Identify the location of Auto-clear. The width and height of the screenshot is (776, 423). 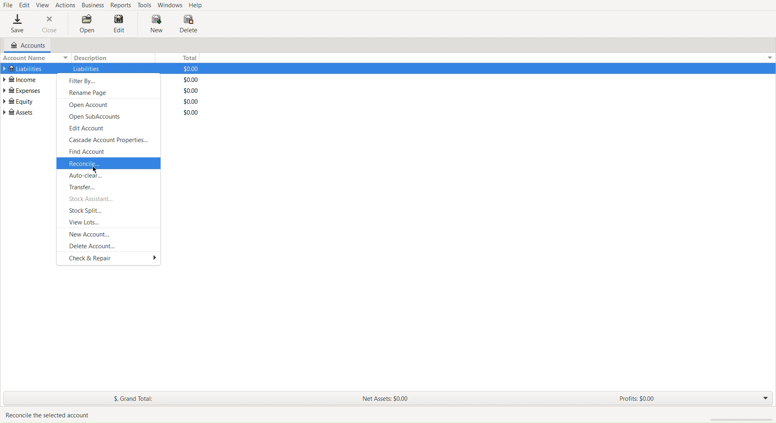
(109, 176).